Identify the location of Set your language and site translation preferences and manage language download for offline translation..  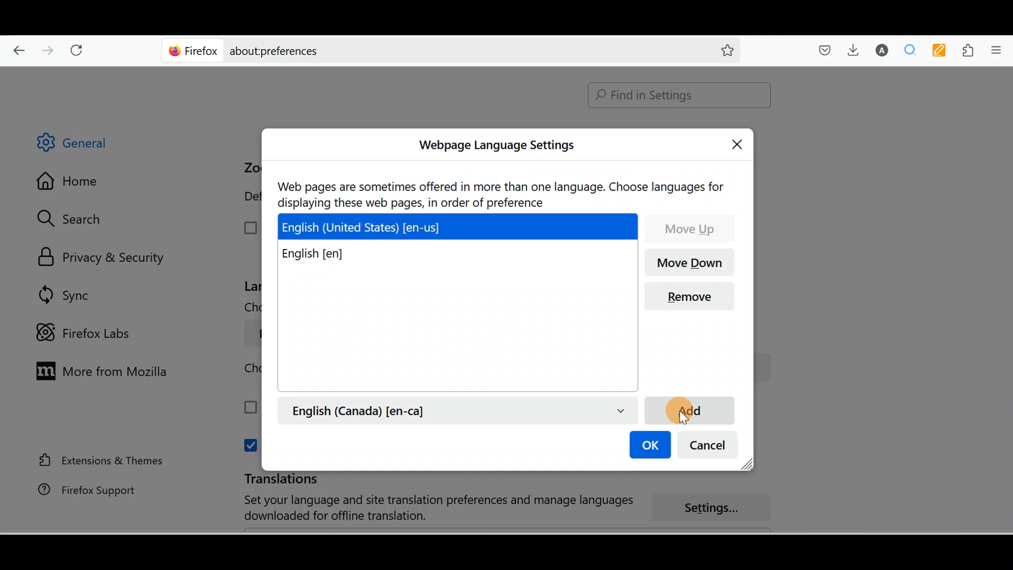
(428, 508).